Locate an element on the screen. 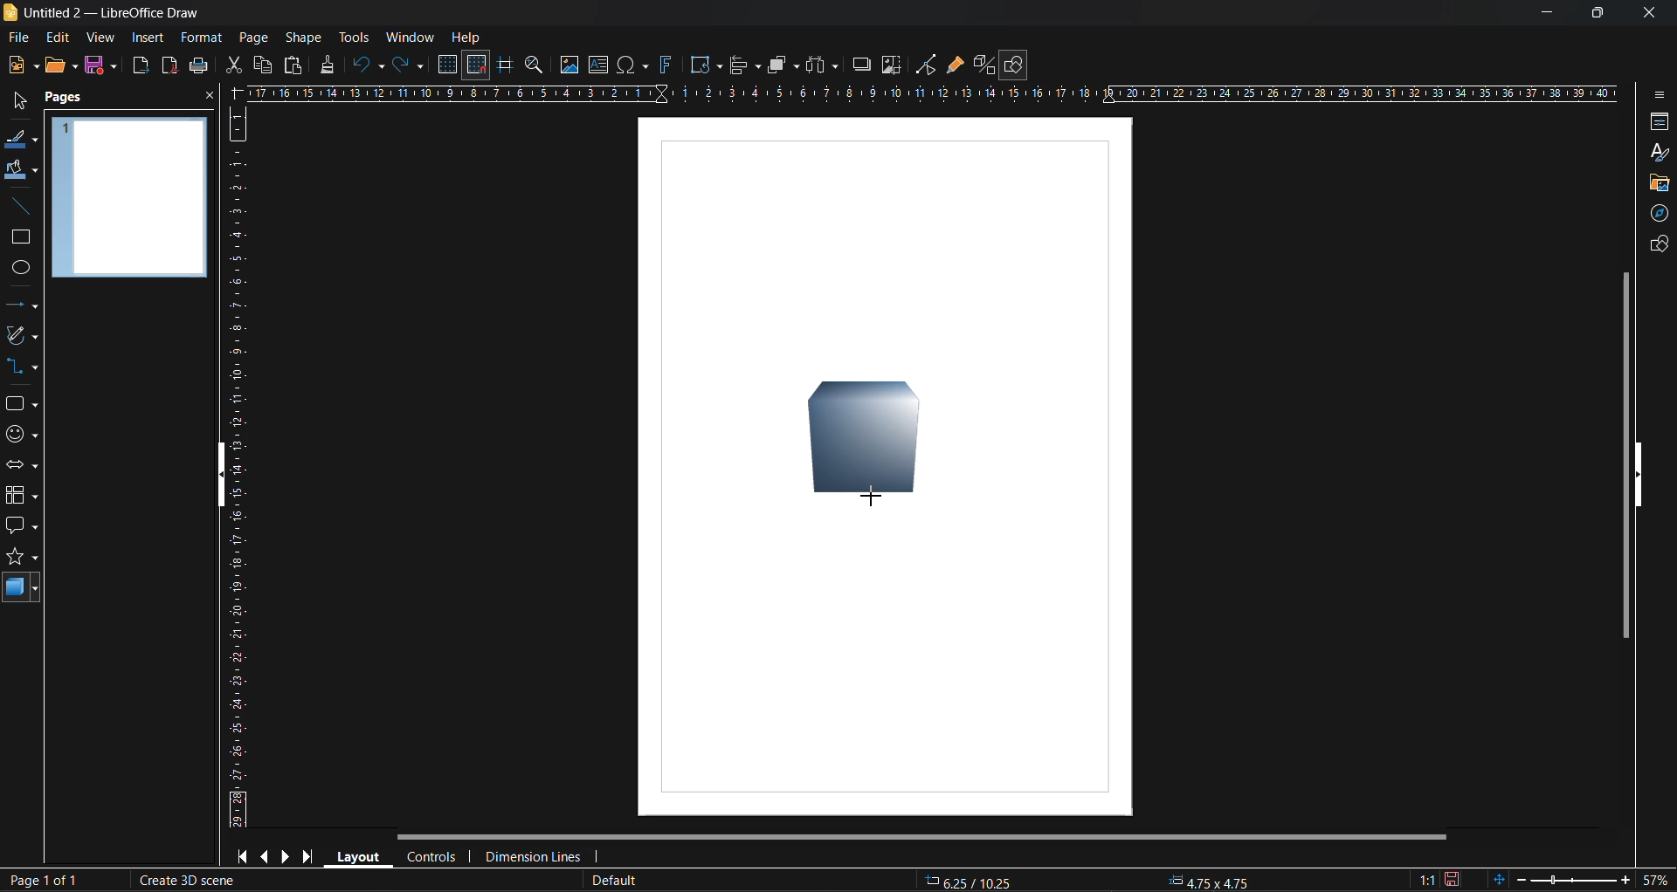  align objects is located at coordinates (743, 66).